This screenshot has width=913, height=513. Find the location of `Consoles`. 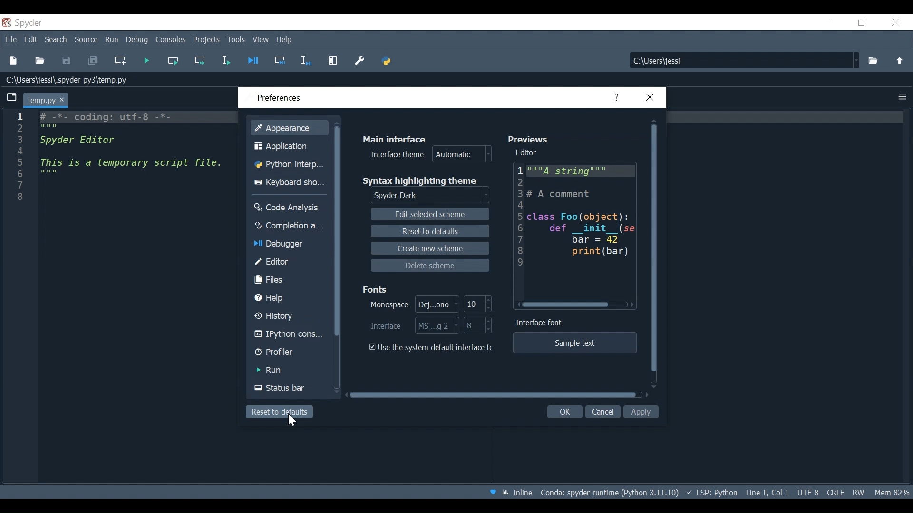

Consoles is located at coordinates (170, 40).